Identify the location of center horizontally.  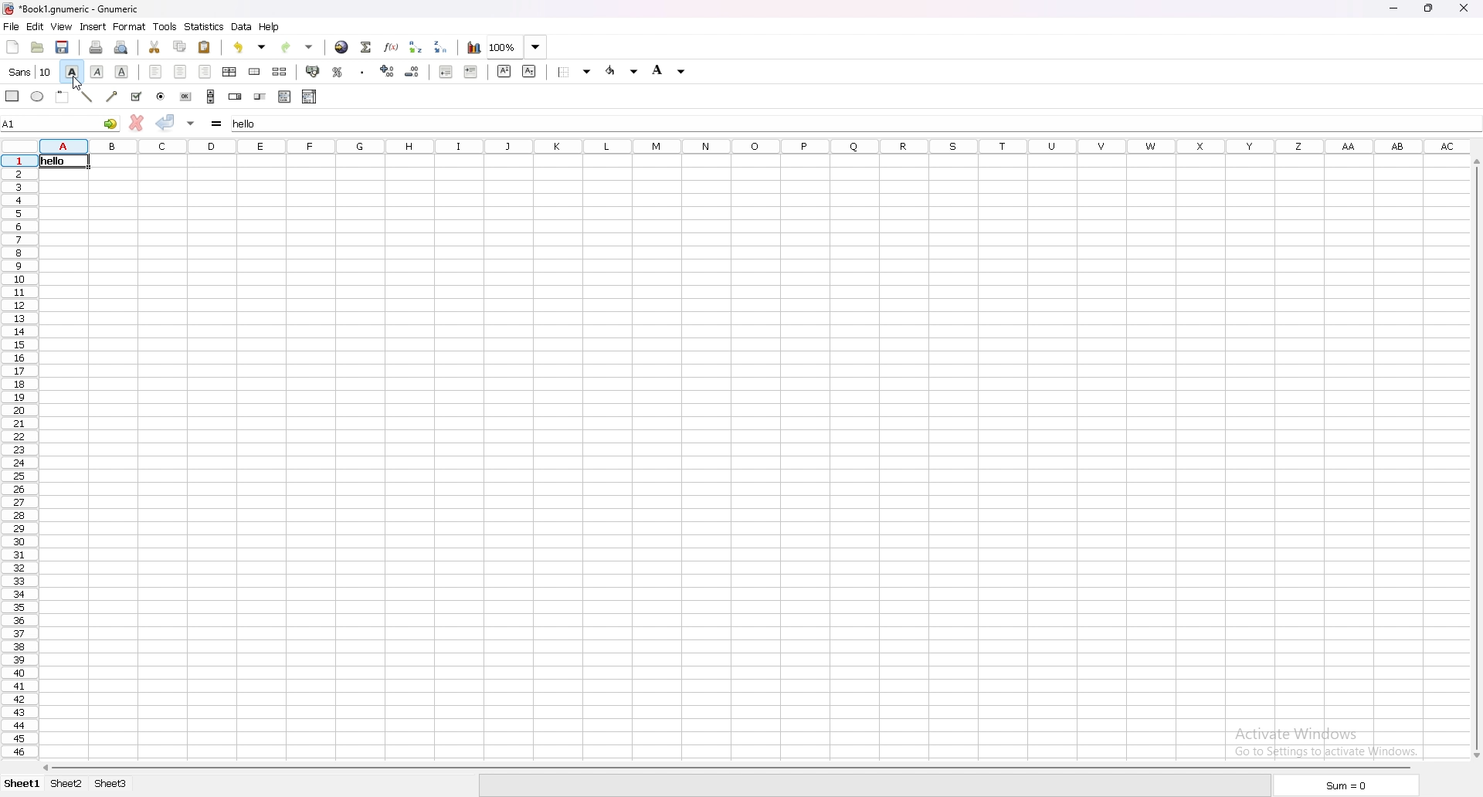
(230, 71).